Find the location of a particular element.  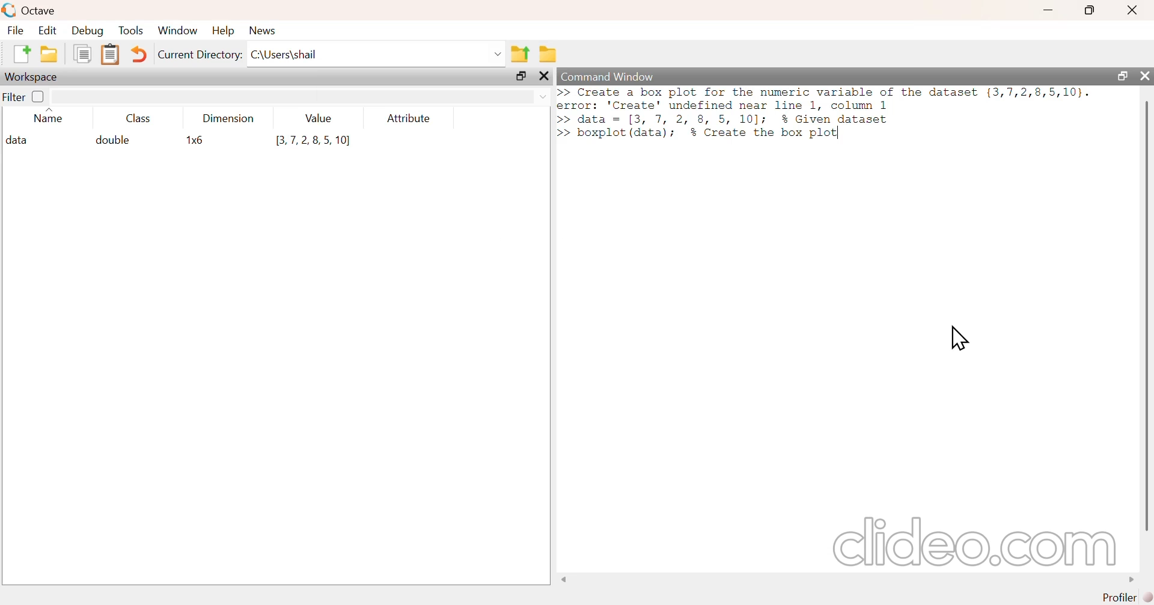

new script is located at coordinates (17, 53).